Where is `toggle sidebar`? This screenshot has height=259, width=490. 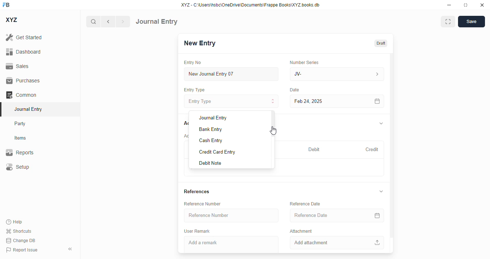 toggle sidebar is located at coordinates (71, 249).